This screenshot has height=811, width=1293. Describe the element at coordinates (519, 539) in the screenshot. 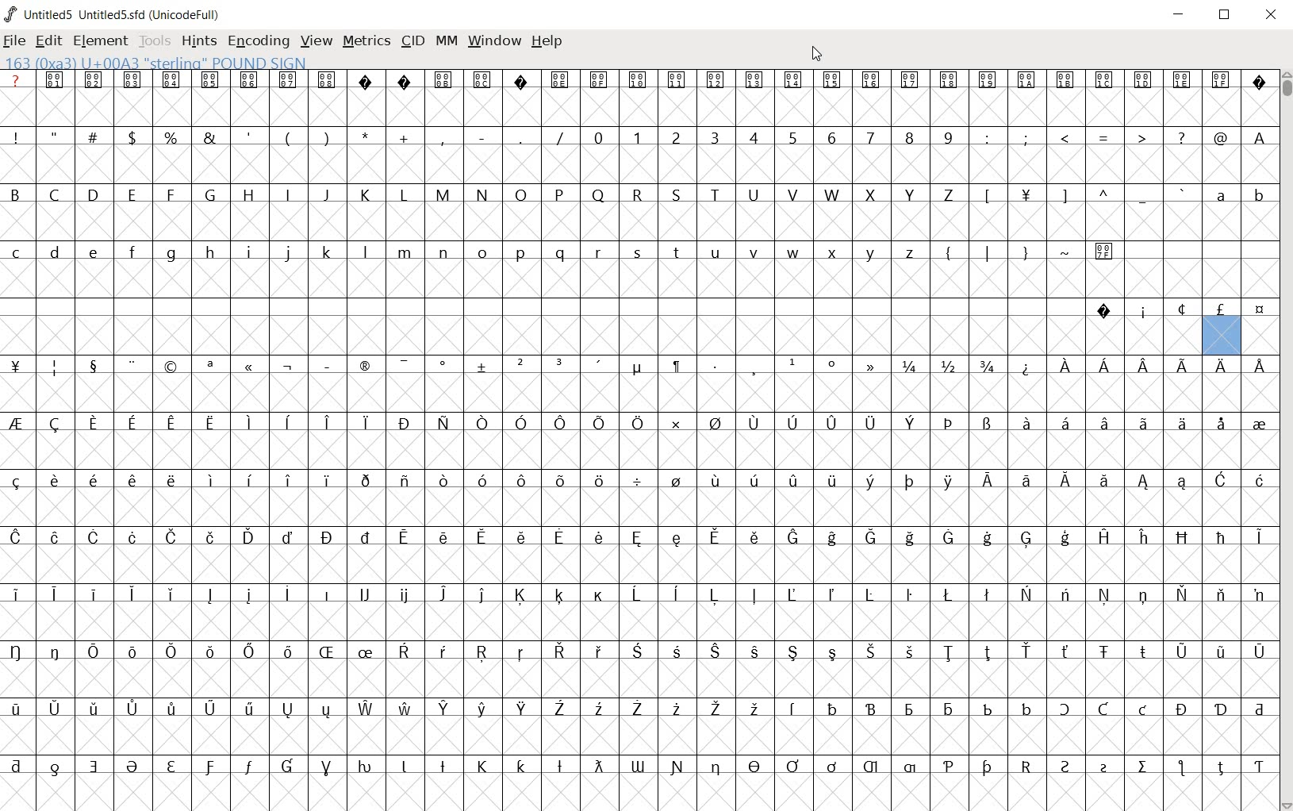

I see `Symbol` at that location.